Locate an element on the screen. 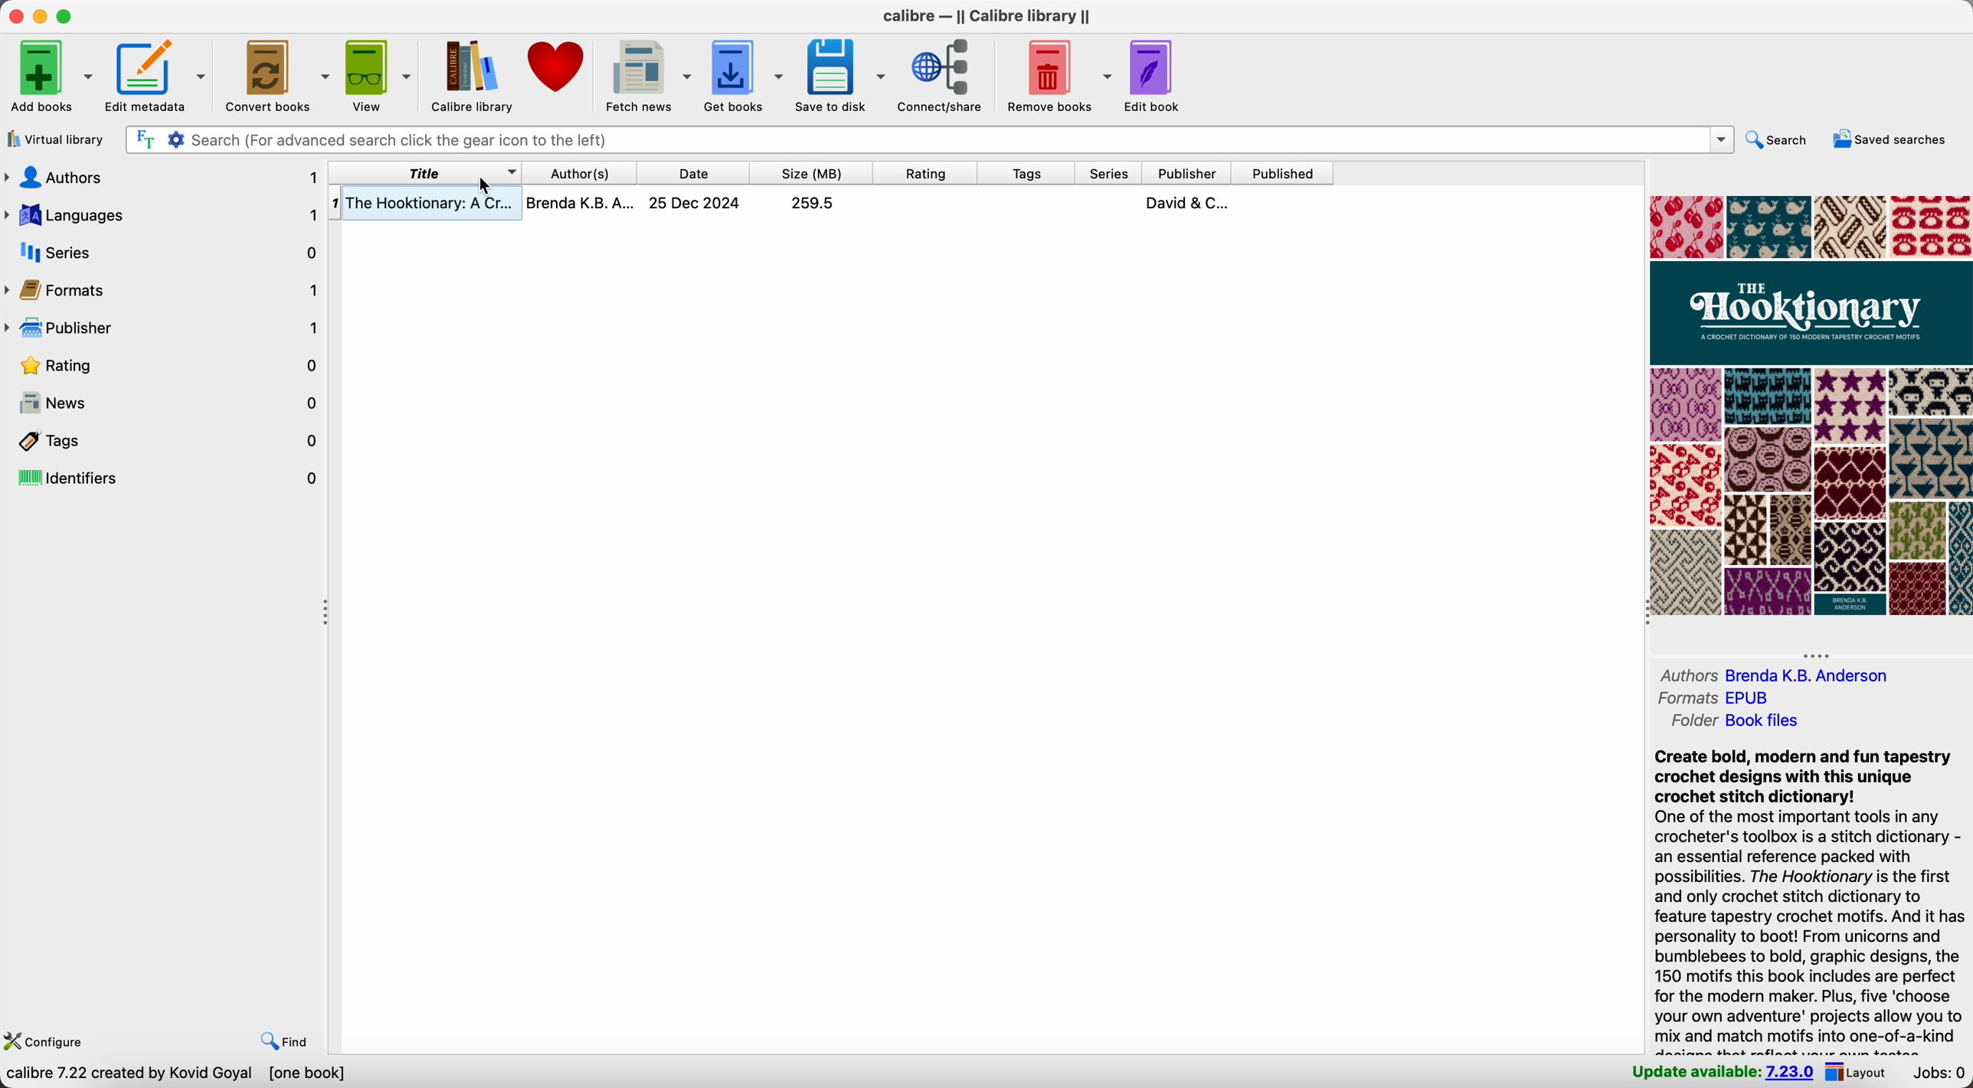  layout is located at coordinates (1860, 1073).